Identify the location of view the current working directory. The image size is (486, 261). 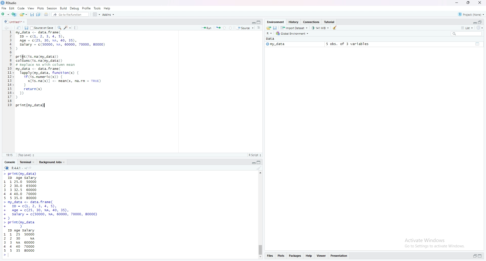
(31, 168).